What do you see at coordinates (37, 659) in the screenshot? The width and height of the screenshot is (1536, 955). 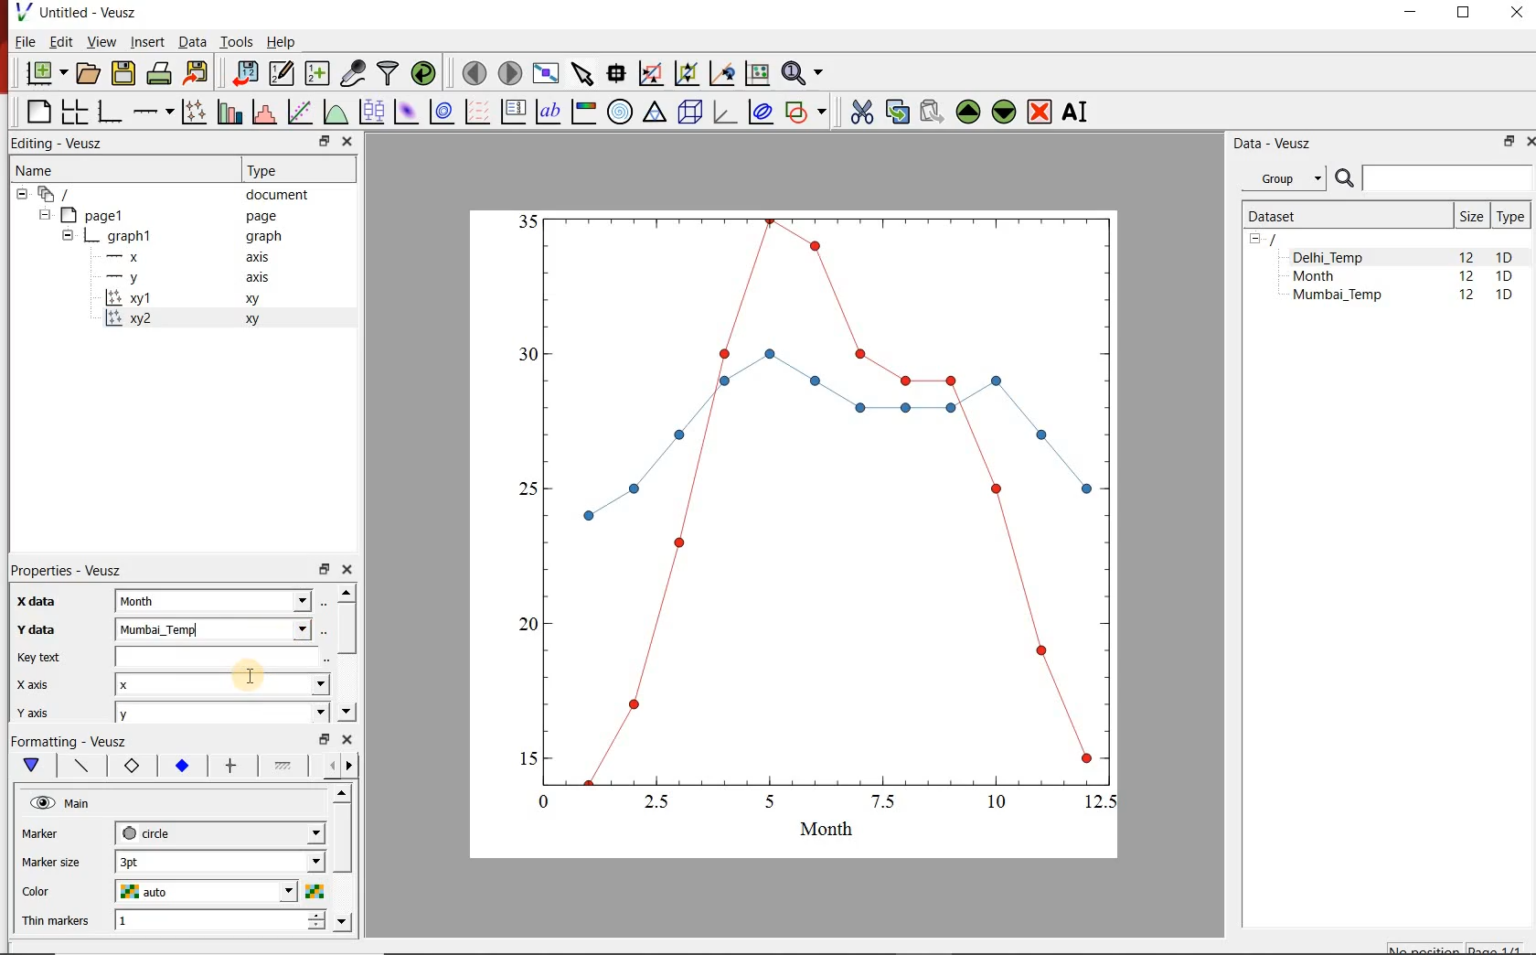 I see `Key text` at bounding box center [37, 659].